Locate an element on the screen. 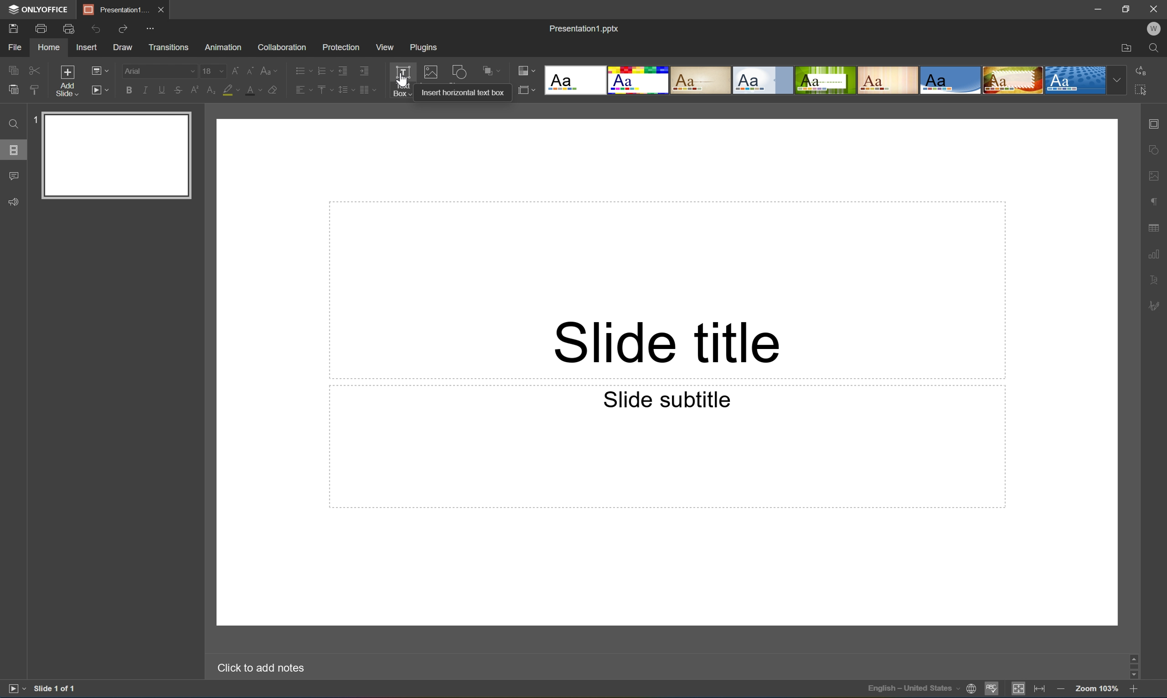 This screenshot has height=698, width=1167. Print file is located at coordinates (42, 29).